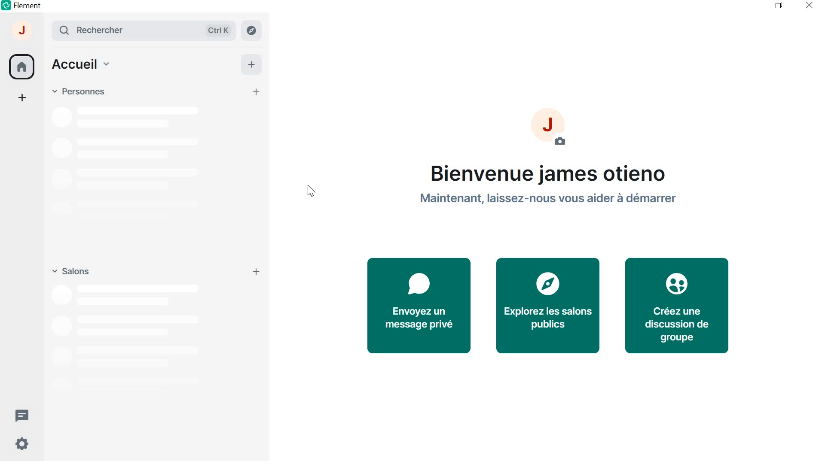  Describe the element at coordinates (807, 5) in the screenshot. I see `CLOSE` at that location.